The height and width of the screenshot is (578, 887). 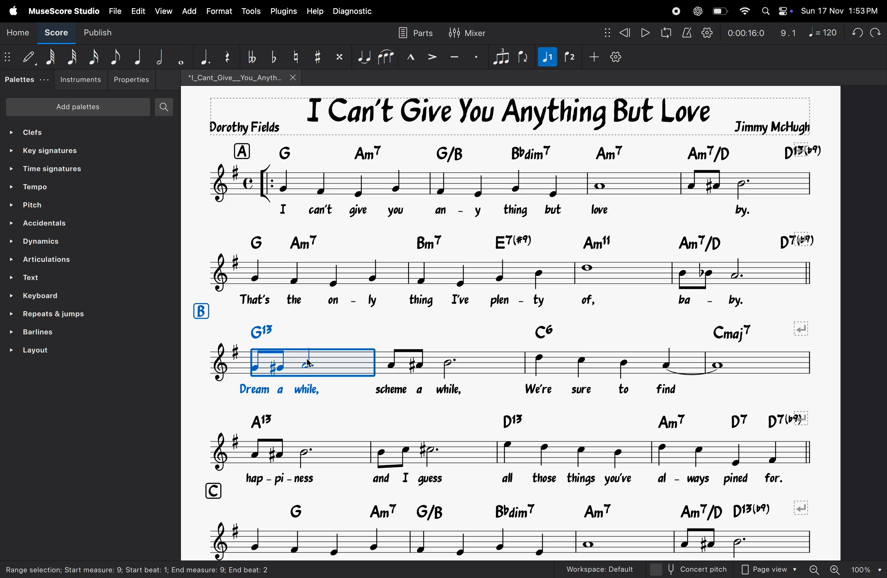 I want to click on rewind, so click(x=624, y=32).